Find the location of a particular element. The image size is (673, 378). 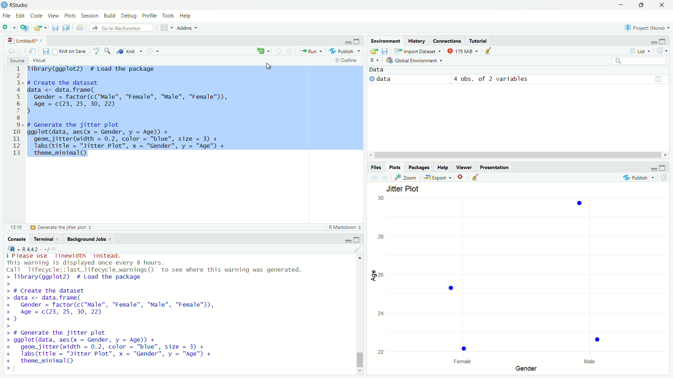

show in new window is located at coordinates (33, 51).